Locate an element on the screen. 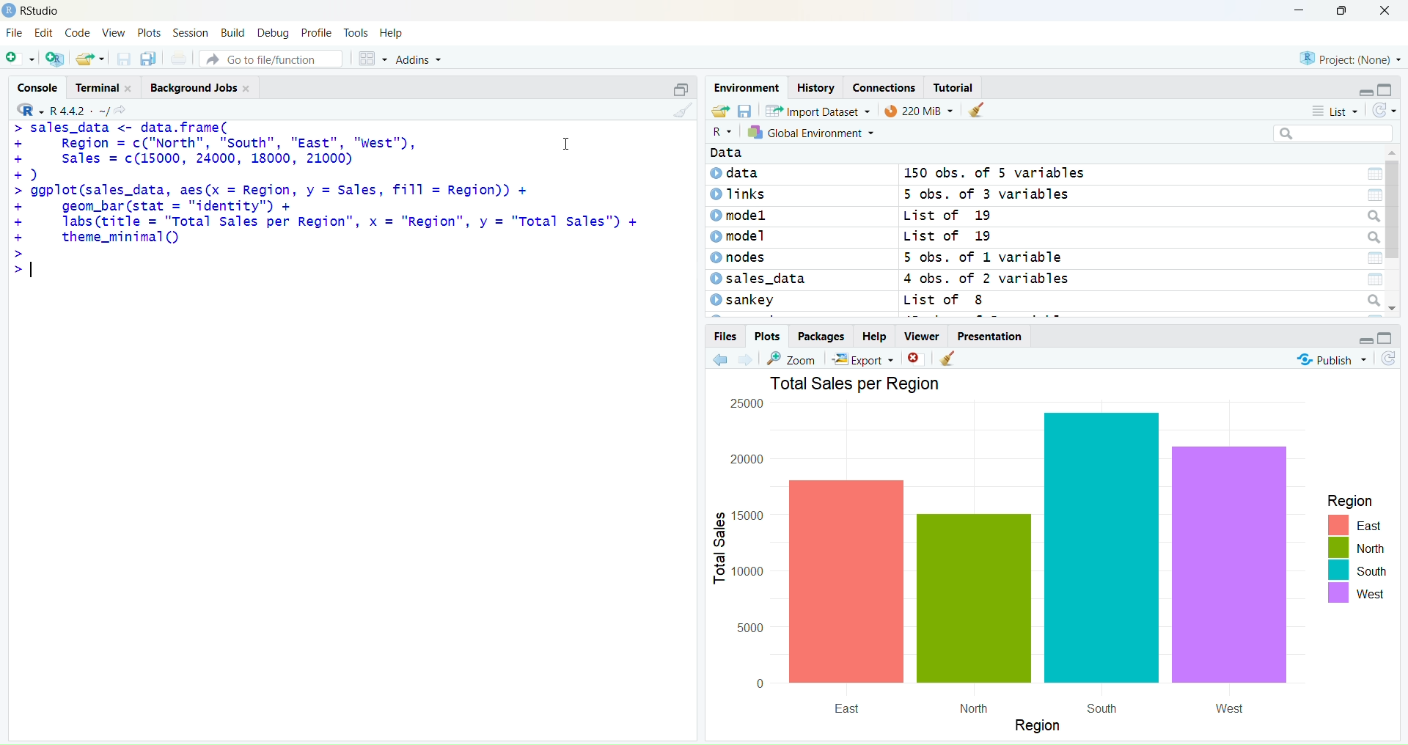 The height and width of the screenshot is (745, 1408). close is located at coordinates (914, 360).